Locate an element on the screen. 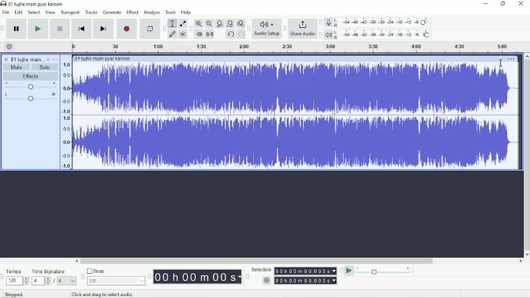 This screenshot has height=298, width=530. Fit project to width is located at coordinates (230, 23).